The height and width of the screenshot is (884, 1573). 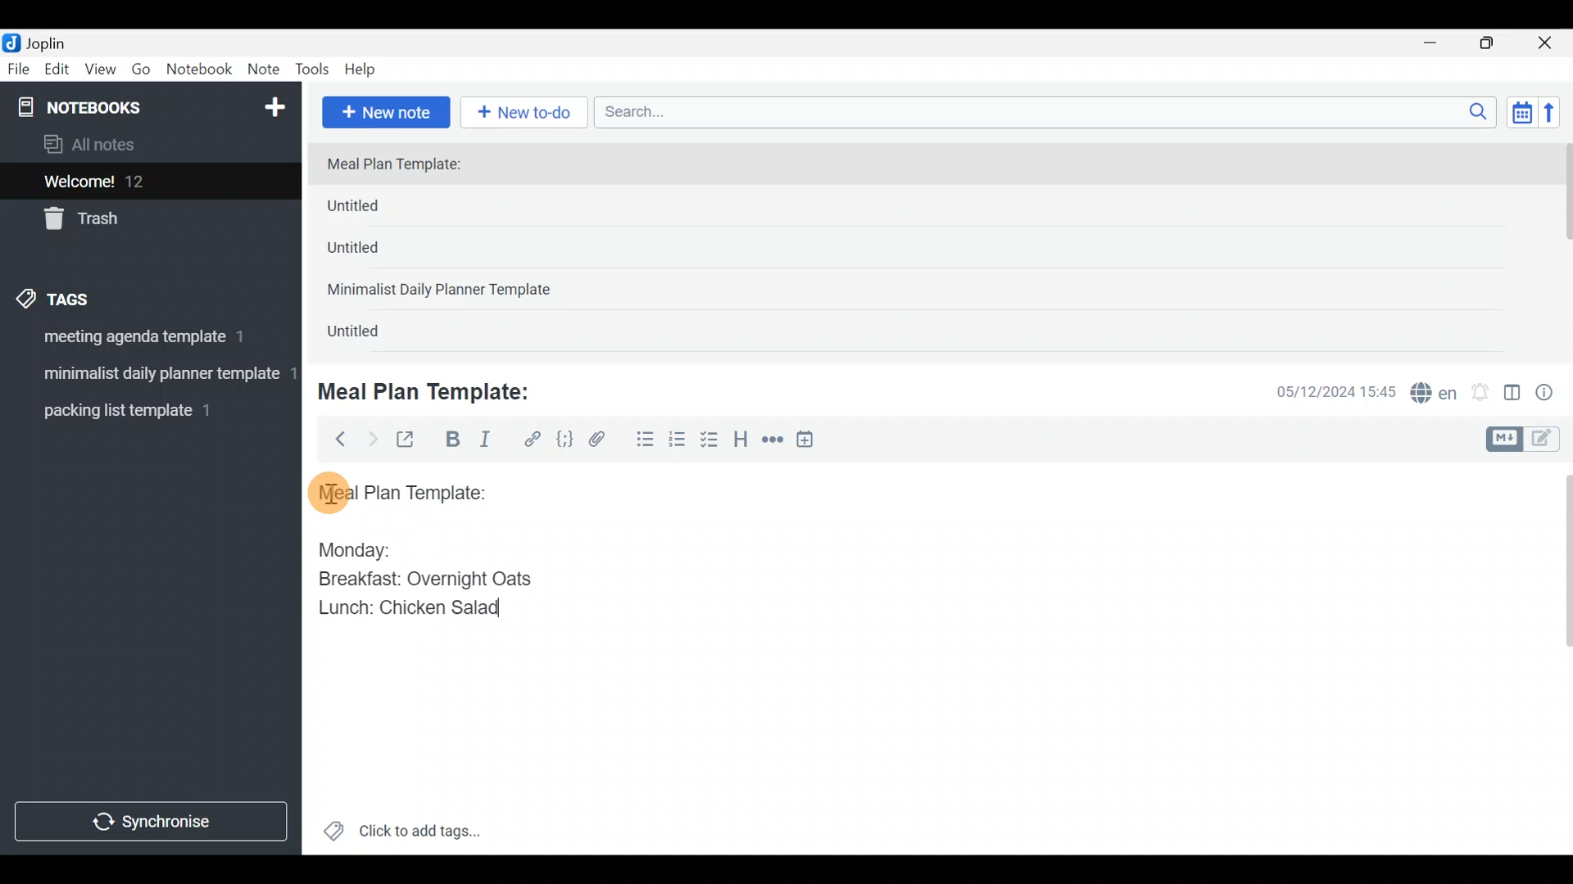 What do you see at coordinates (1435, 395) in the screenshot?
I see `Spelling` at bounding box center [1435, 395].